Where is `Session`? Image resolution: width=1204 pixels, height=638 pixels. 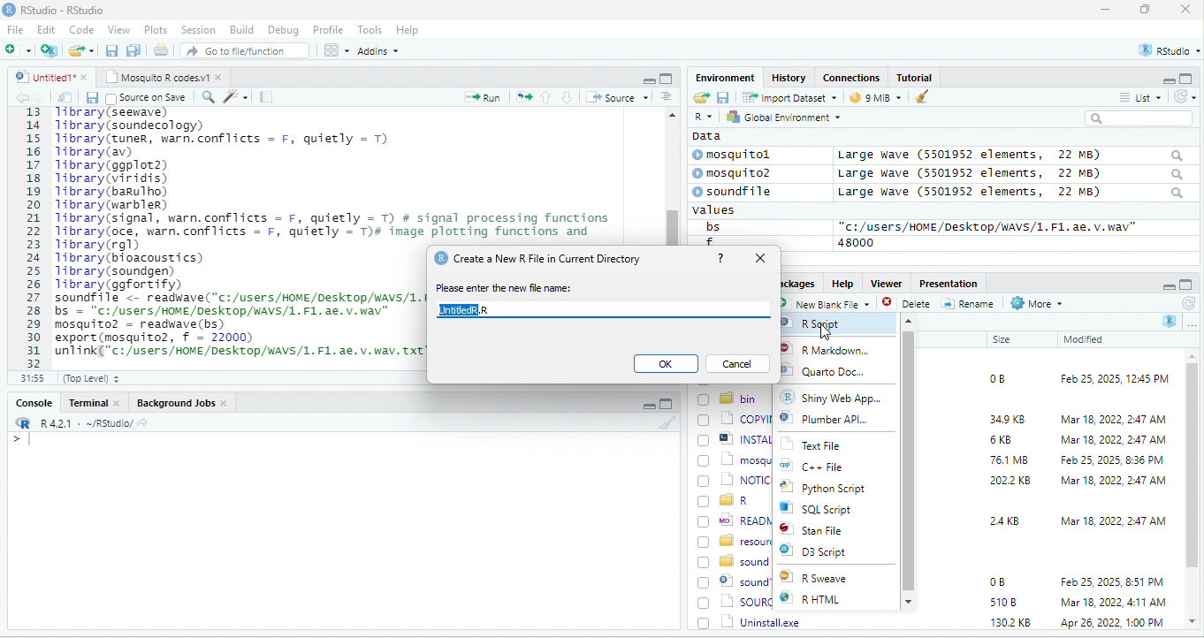 Session is located at coordinates (199, 28).